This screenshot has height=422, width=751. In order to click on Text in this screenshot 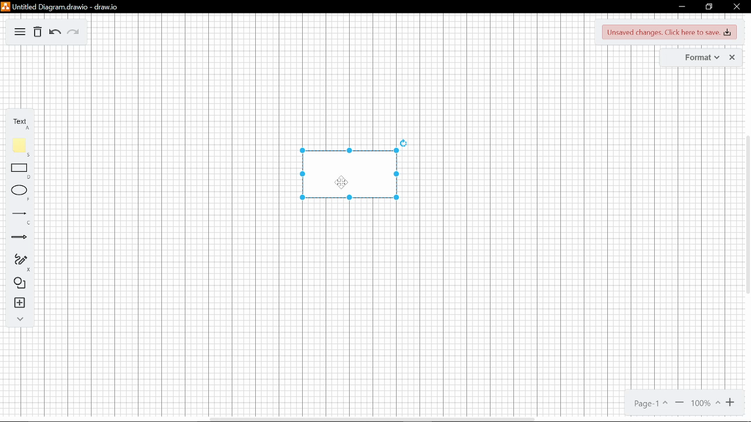, I will do `click(22, 120)`.